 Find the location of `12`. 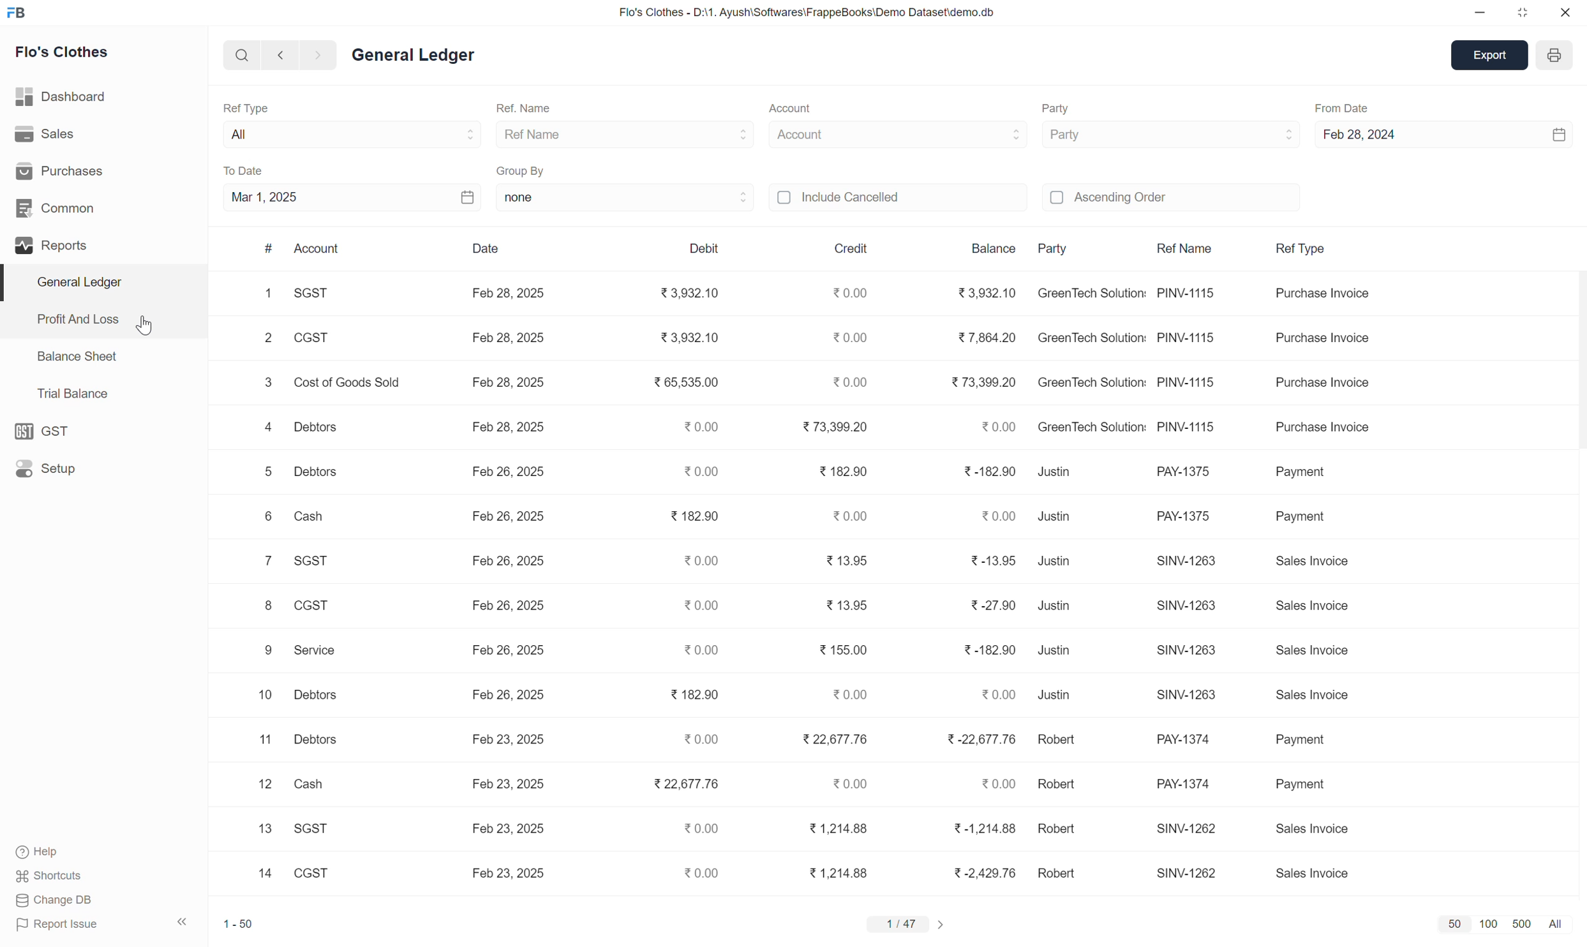

12 is located at coordinates (262, 782).